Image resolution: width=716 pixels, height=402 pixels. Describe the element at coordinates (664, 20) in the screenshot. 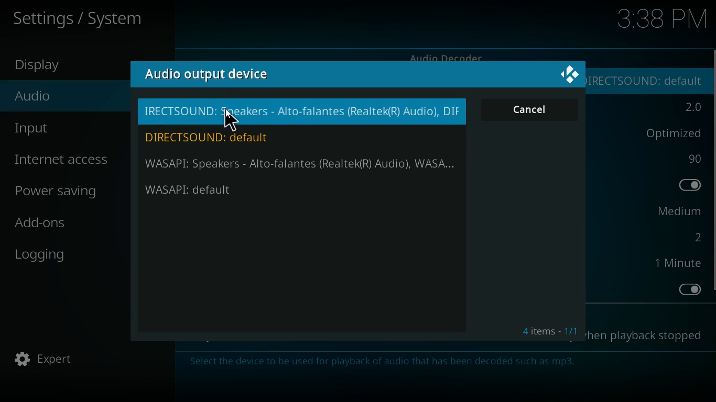

I see `3:38 Pm` at that location.